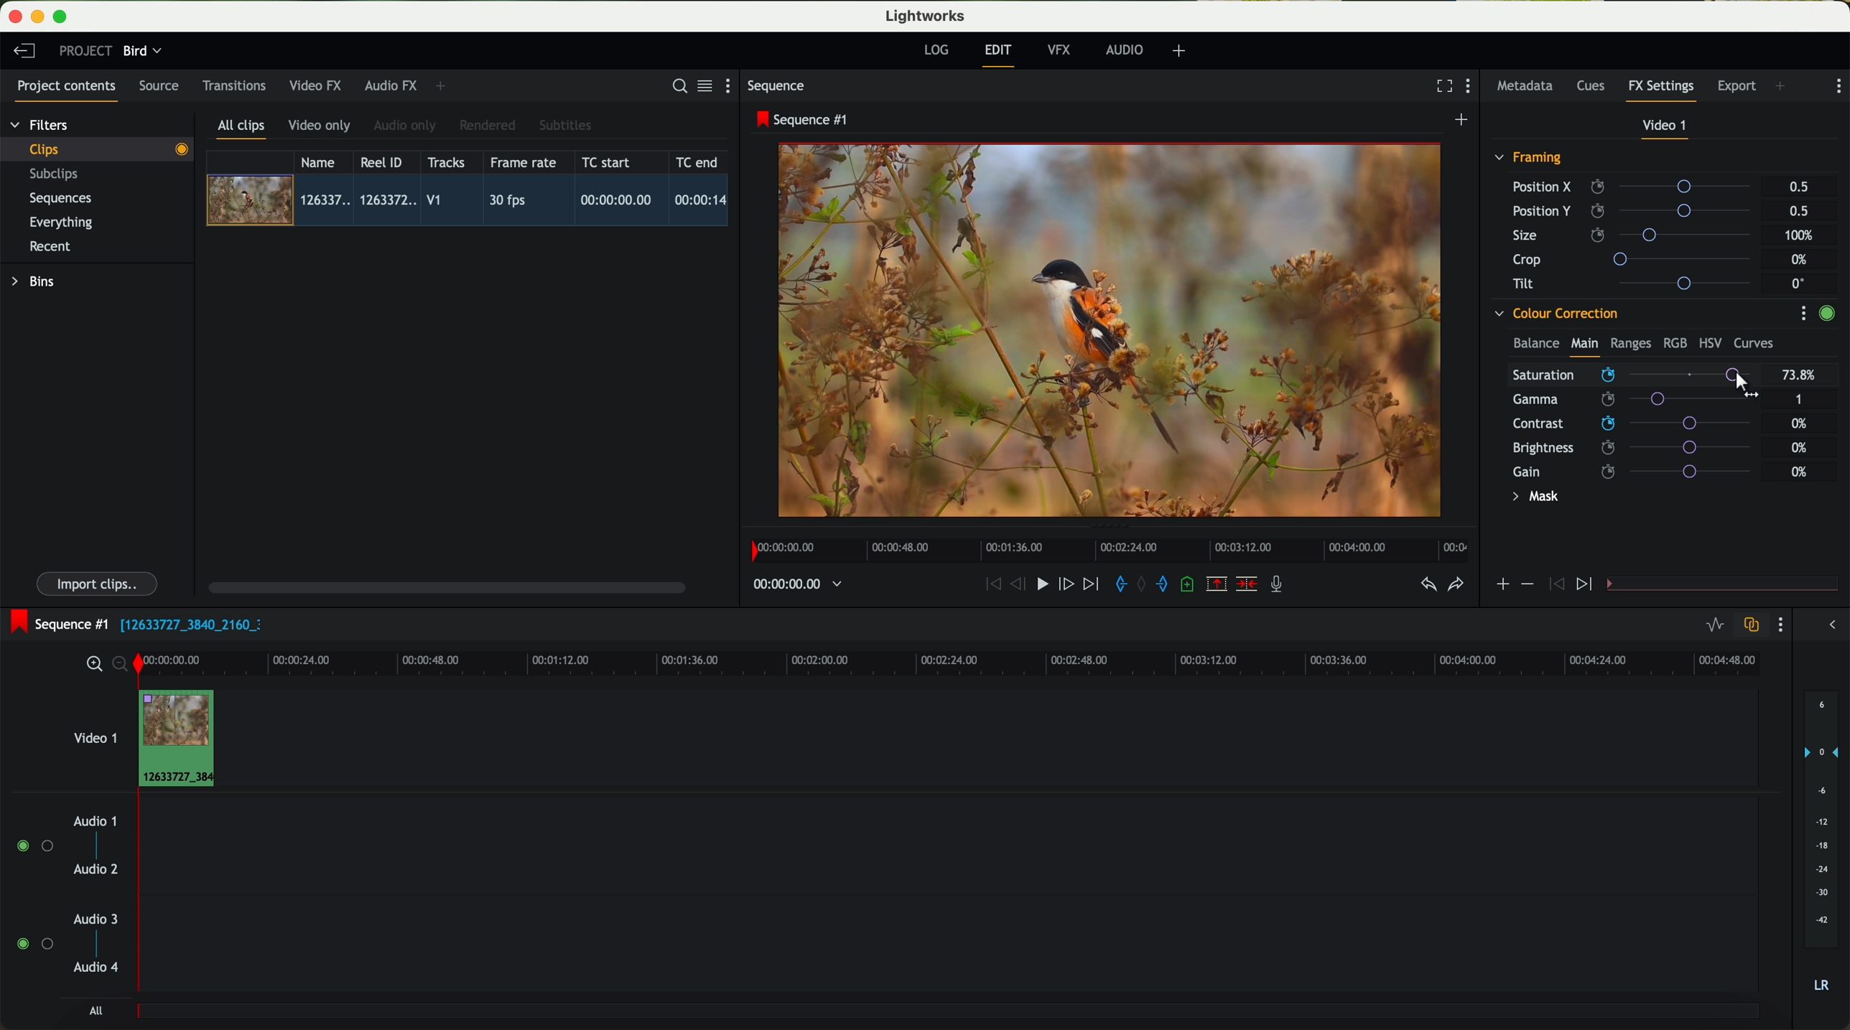  I want to click on delete/cut, so click(1247, 584).